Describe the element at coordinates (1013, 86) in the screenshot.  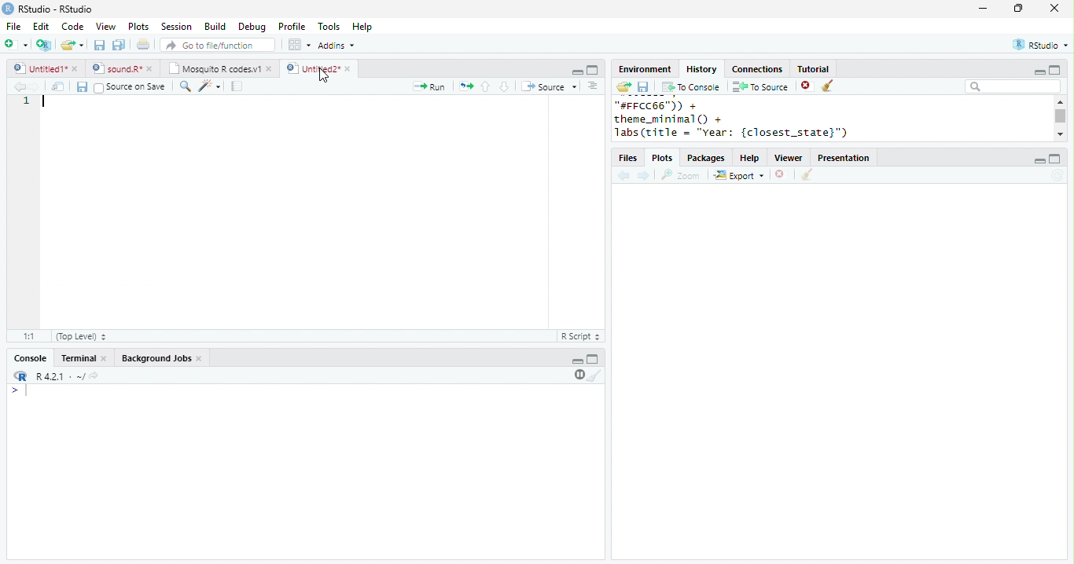
I see `search bar` at that location.